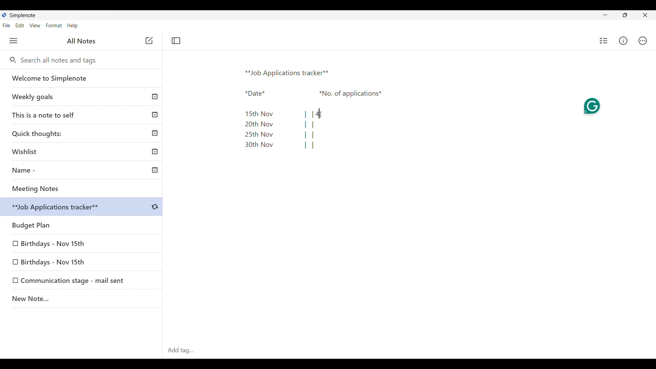  Describe the element at coordinates (66, 261) in the screenshot. I see `Birthdays - Nov 15th` at that location.